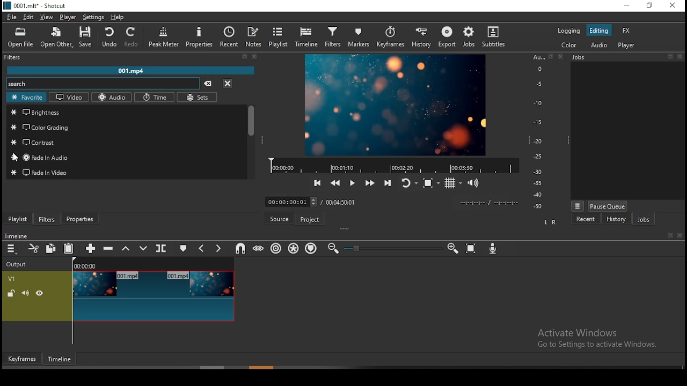 The width and height of the screenshot is (687, 386). I want to click on color coding, so click(124, 130).